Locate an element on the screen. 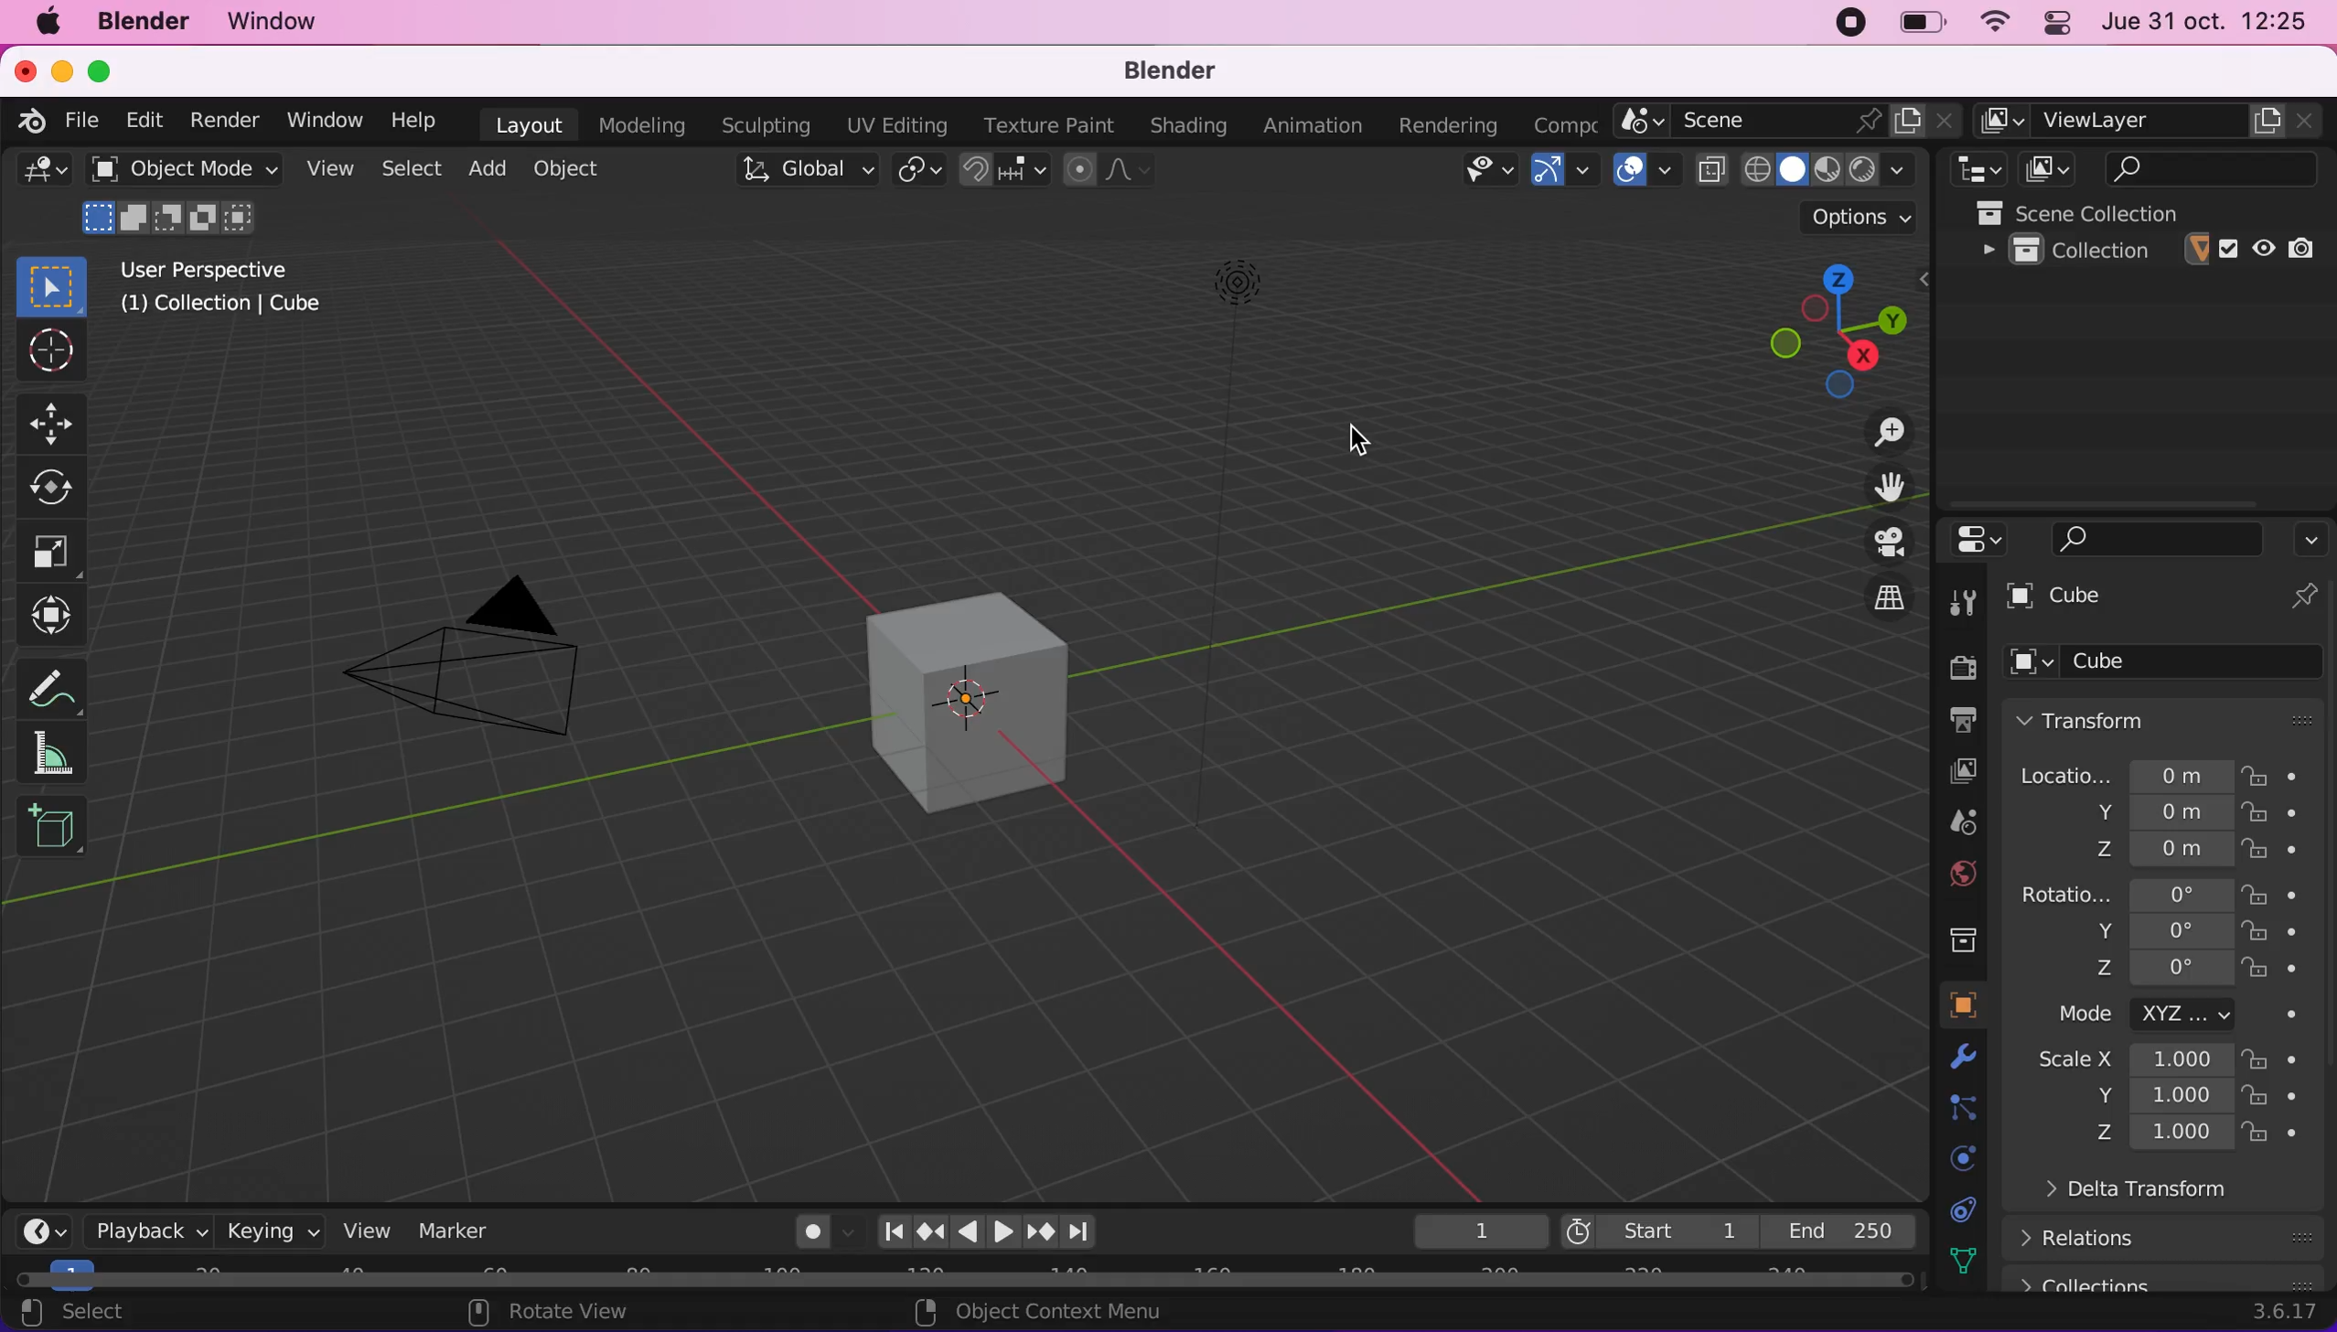 This screenshot has height=1332, width=2337. editor type is located at coordinates (1972, 539).